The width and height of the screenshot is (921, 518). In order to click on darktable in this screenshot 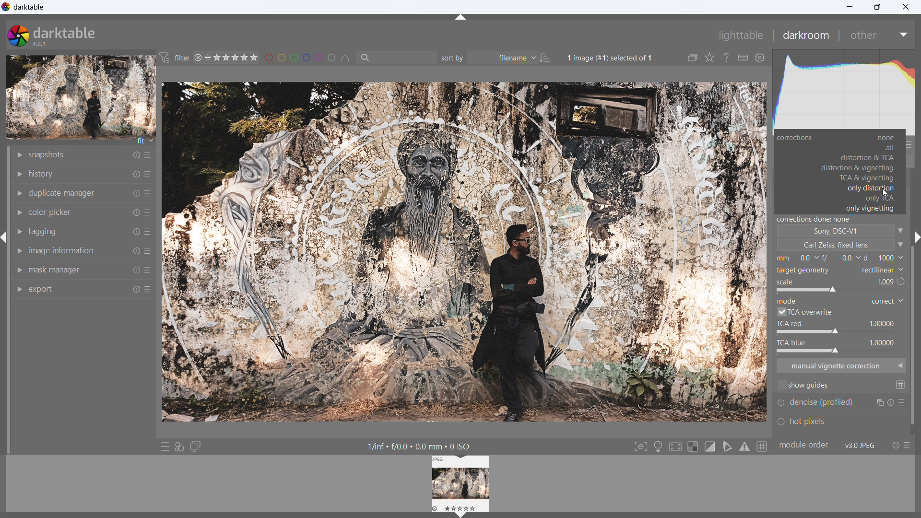, I will do `click(65, 32)`.